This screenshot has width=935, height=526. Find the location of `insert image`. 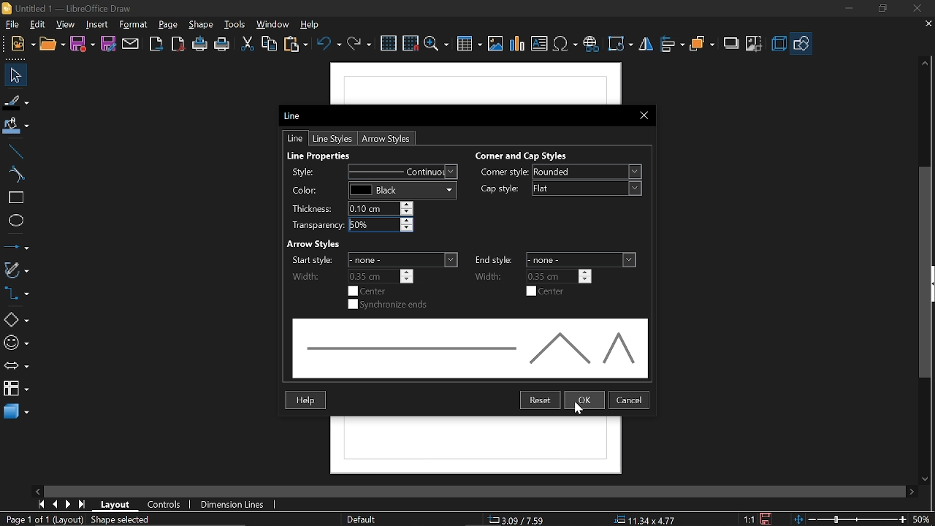

insert image is located at coordinates (495, 42).